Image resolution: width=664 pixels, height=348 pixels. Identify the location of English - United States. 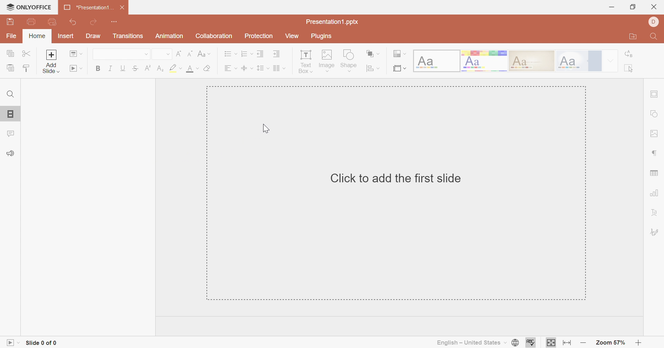
(467, 343).